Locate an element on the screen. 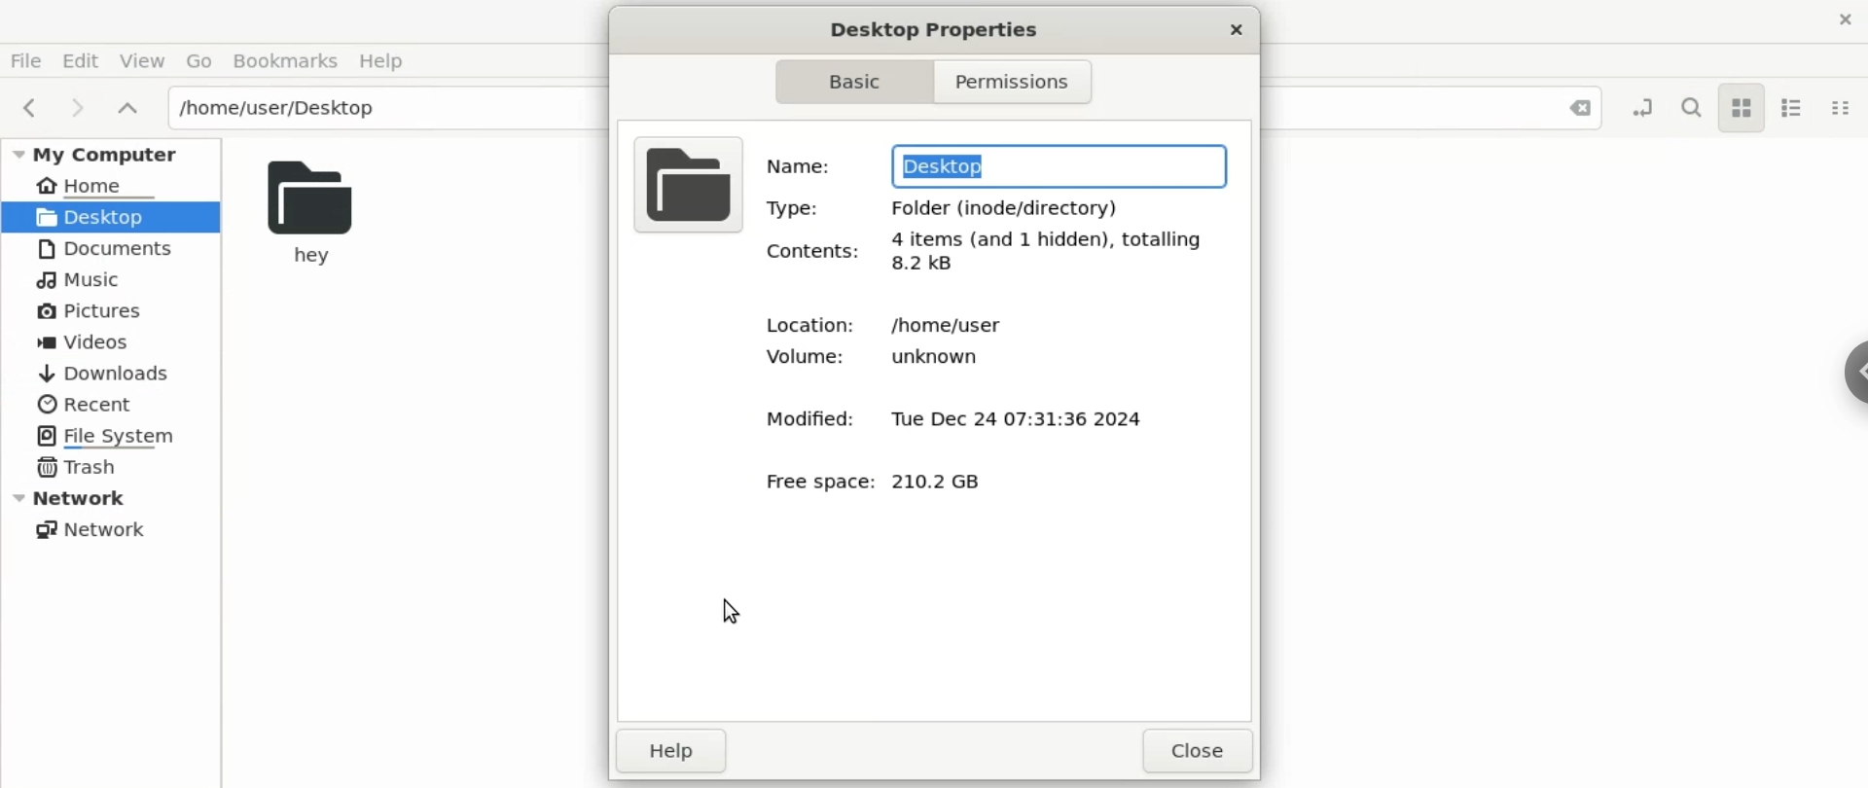 The width and height of the screenshot is (1868, 788). chrome options is located at coordinates (1853, 374).